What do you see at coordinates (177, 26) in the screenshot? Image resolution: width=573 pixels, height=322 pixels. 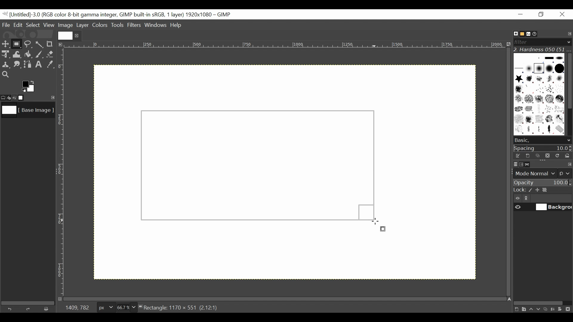 I see `Help` at bounding box center [177, 26].